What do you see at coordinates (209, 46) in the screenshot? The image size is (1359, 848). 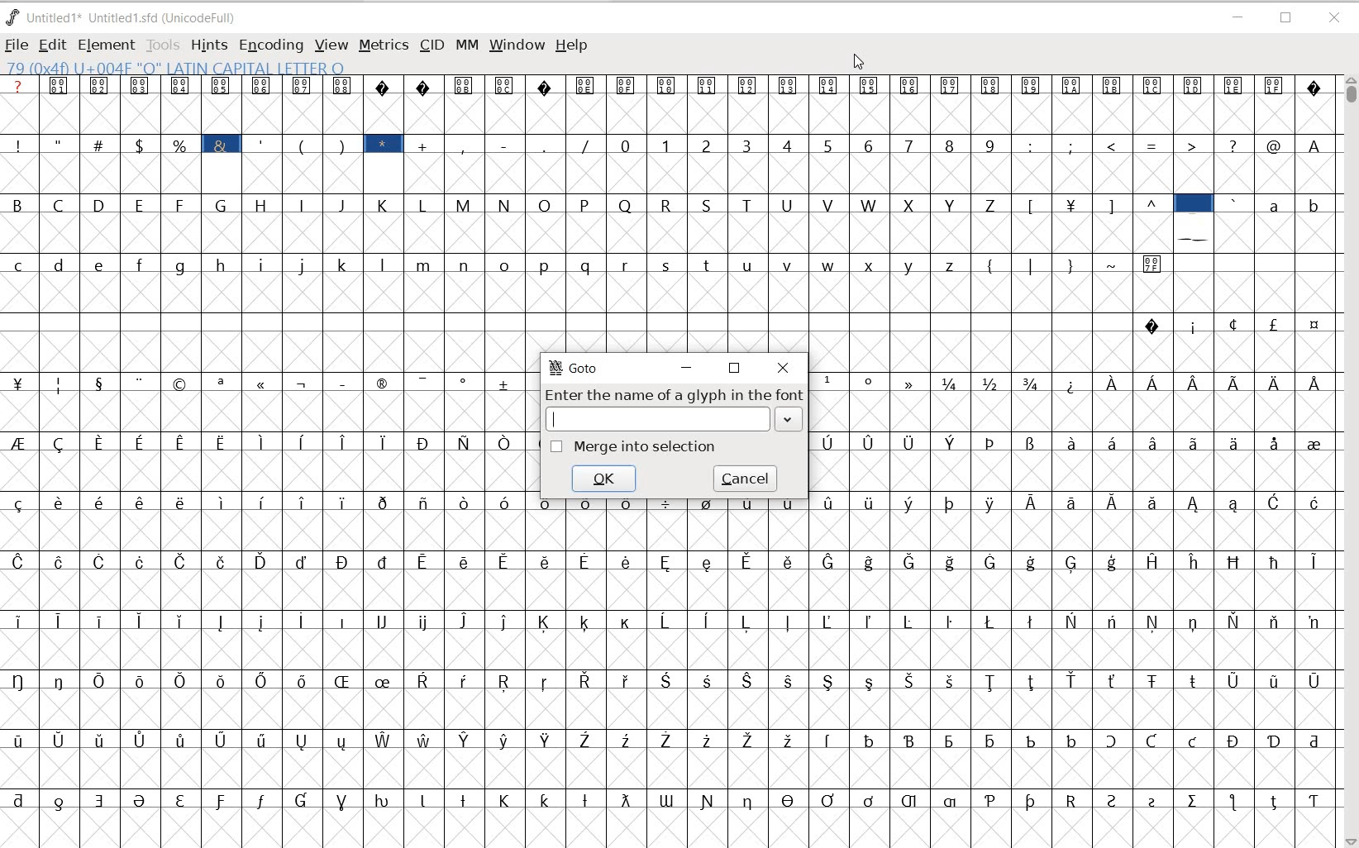 I see `HINTS` at bounding box center [209, 46].